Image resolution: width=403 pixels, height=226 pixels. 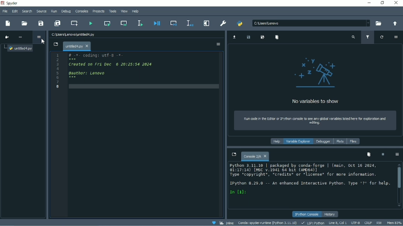 What do you see at coordinates (77, 46) in the screenshot?
I see `File name` at bounding box center [77, 46].